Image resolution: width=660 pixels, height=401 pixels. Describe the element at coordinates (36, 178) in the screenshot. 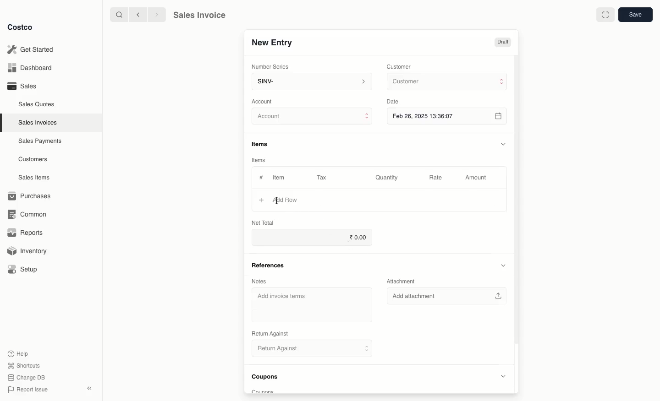

I see `Sales Items` at that location.